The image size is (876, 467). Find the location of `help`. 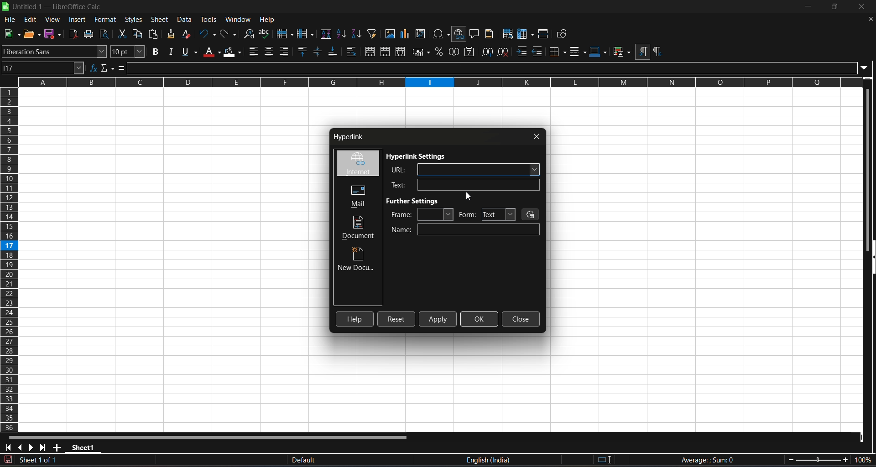

help is located at coordinates (355, 319).